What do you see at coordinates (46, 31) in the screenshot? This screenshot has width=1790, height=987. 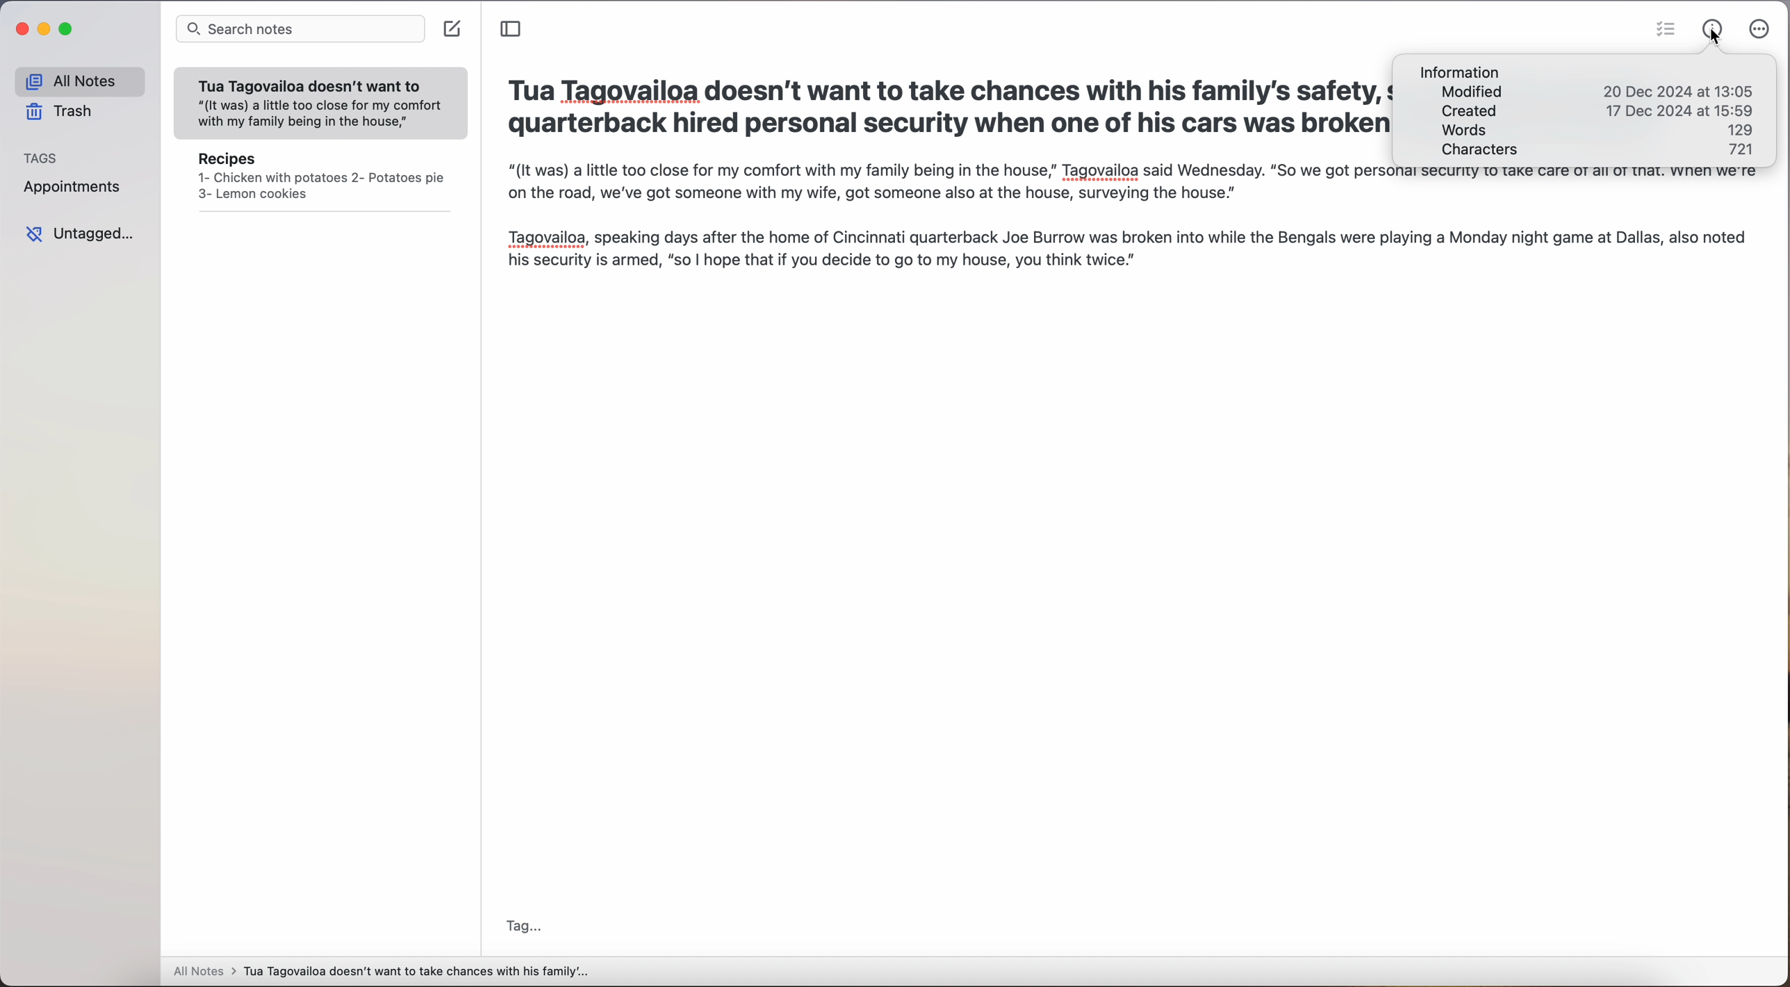 I see `minimize Simplenote` at bounding box center [46, 31].